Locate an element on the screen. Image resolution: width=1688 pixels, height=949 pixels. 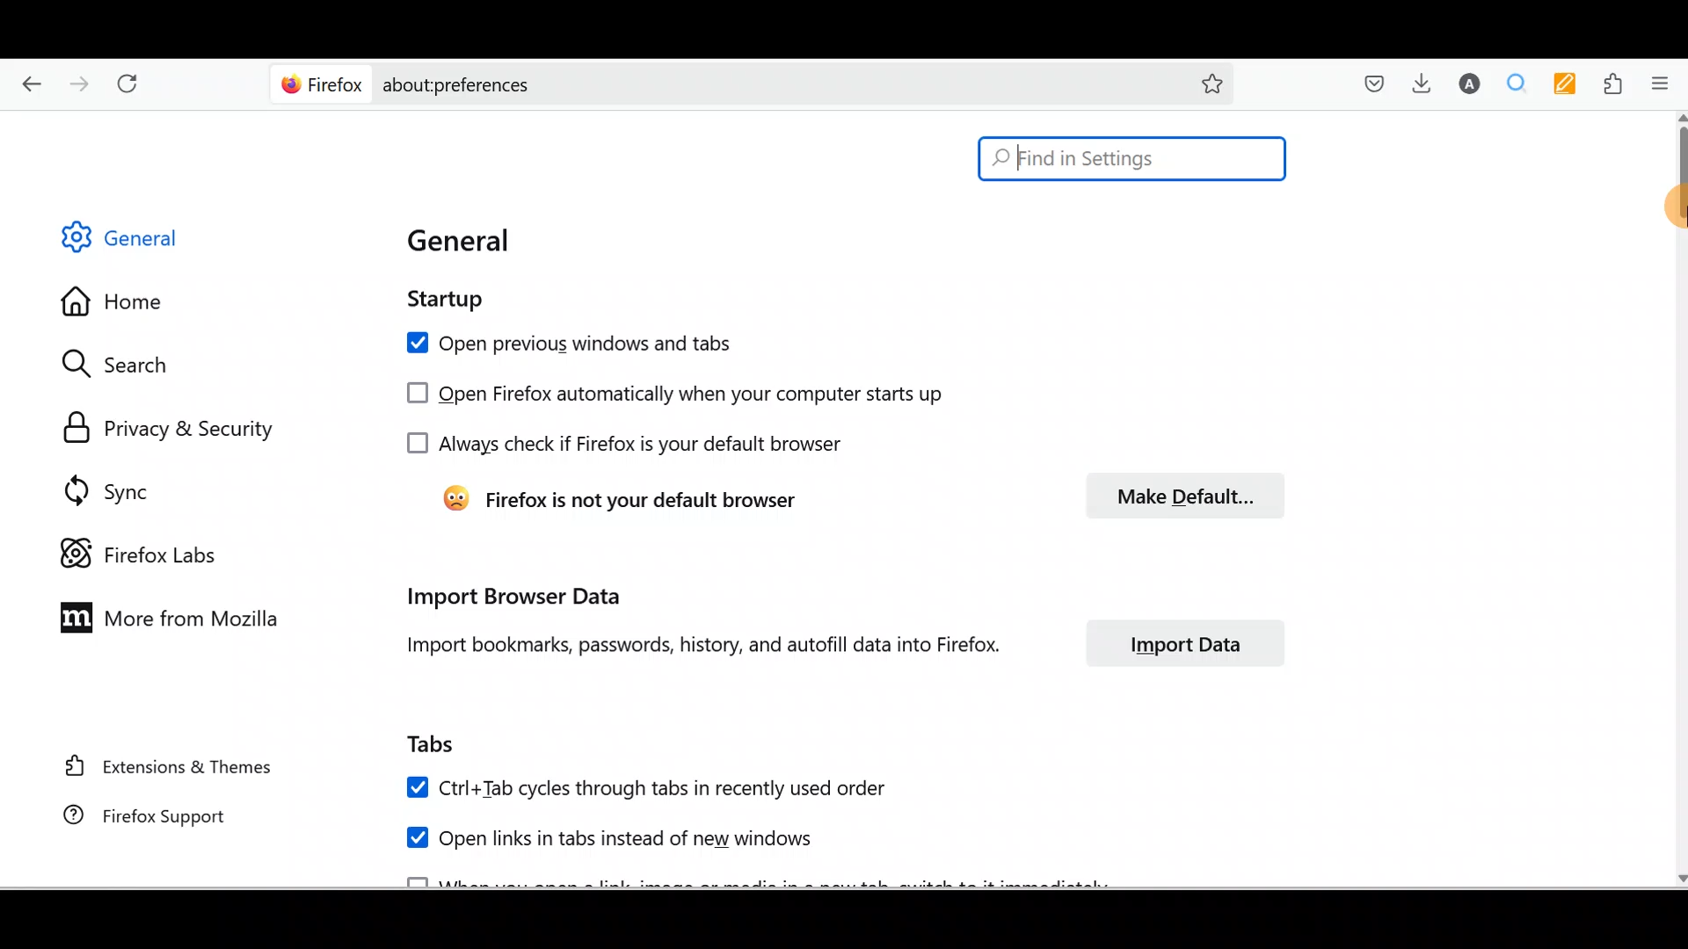
Startup is located at coordinates (439, 302).